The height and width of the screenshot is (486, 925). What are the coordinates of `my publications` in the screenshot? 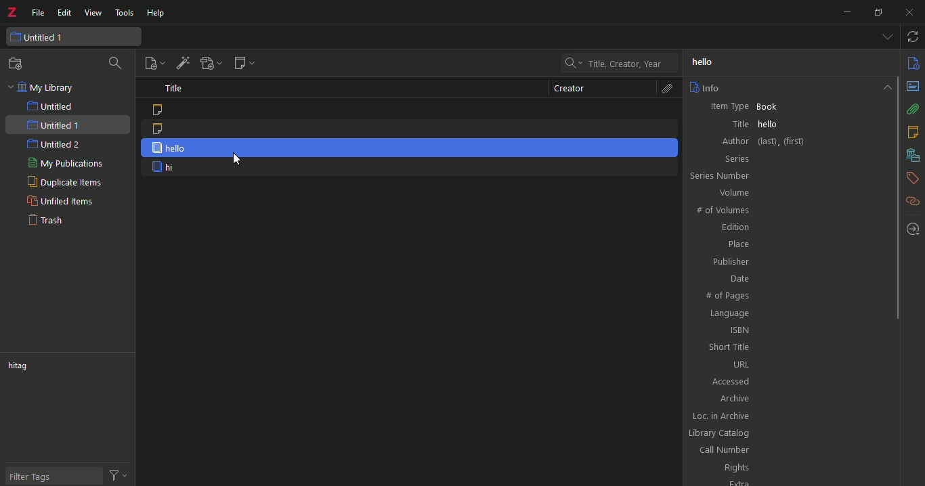 It's located at (66, 163).